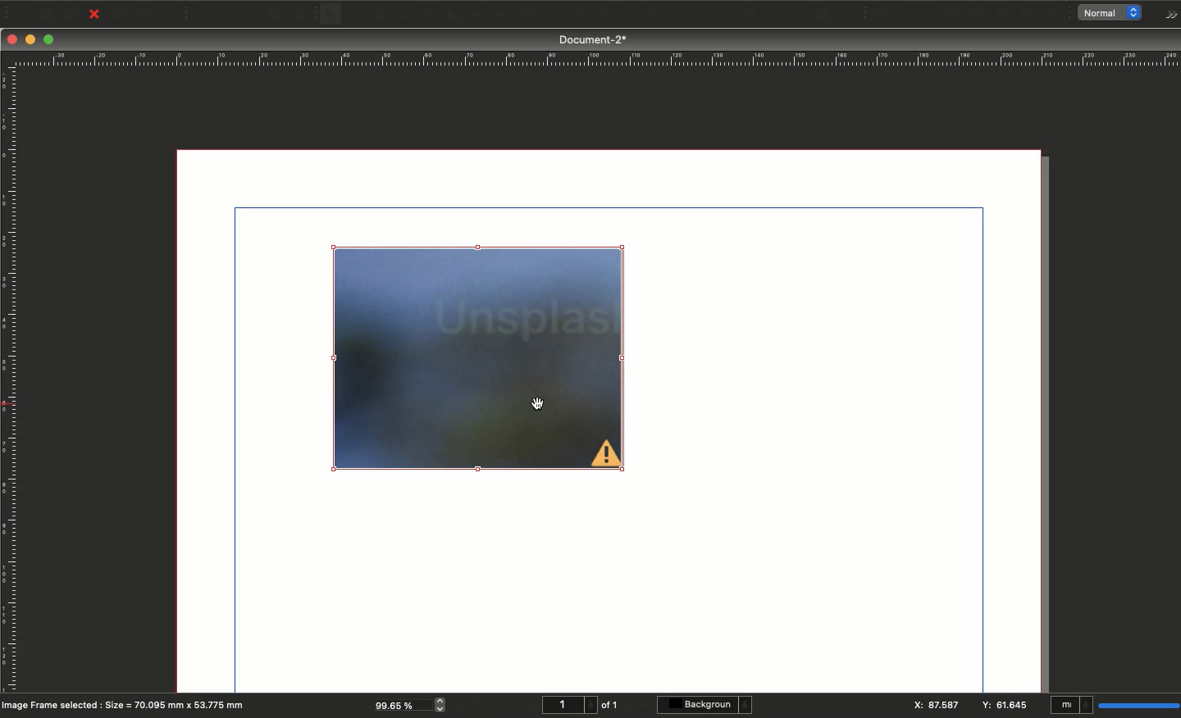 The width and height of the screenshot is (1181, 718). What do you see at coordinates (1168, 15) in the screenshot?
I see `Options` at bounding box center [1168, 15].